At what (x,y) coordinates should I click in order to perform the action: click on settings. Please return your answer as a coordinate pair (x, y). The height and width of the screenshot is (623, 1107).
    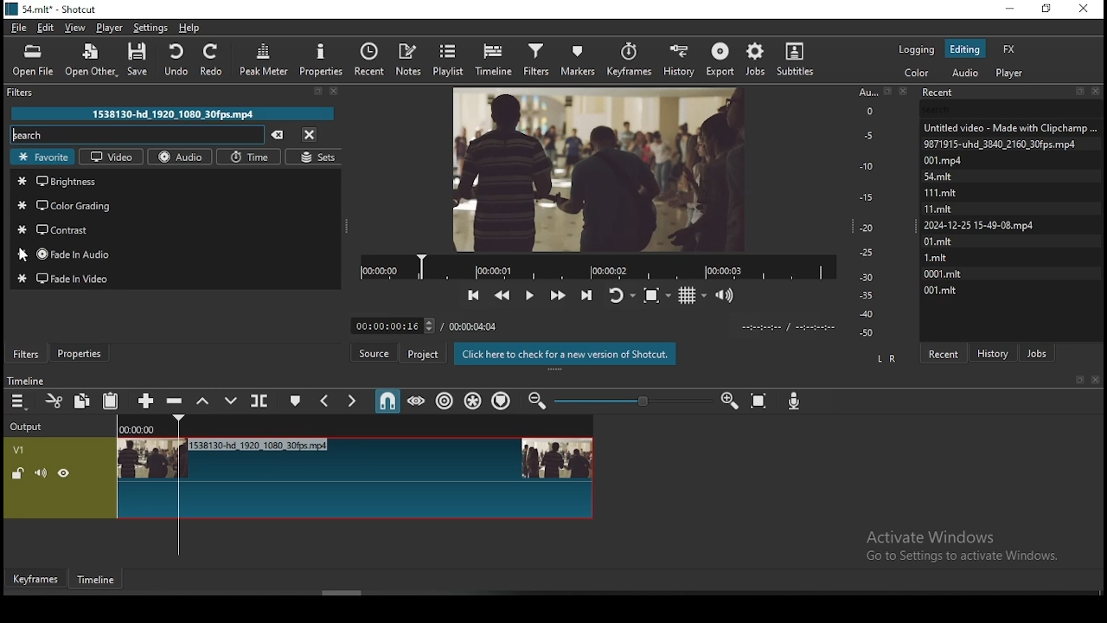
    Looking at the image, I should click on (152, 26).